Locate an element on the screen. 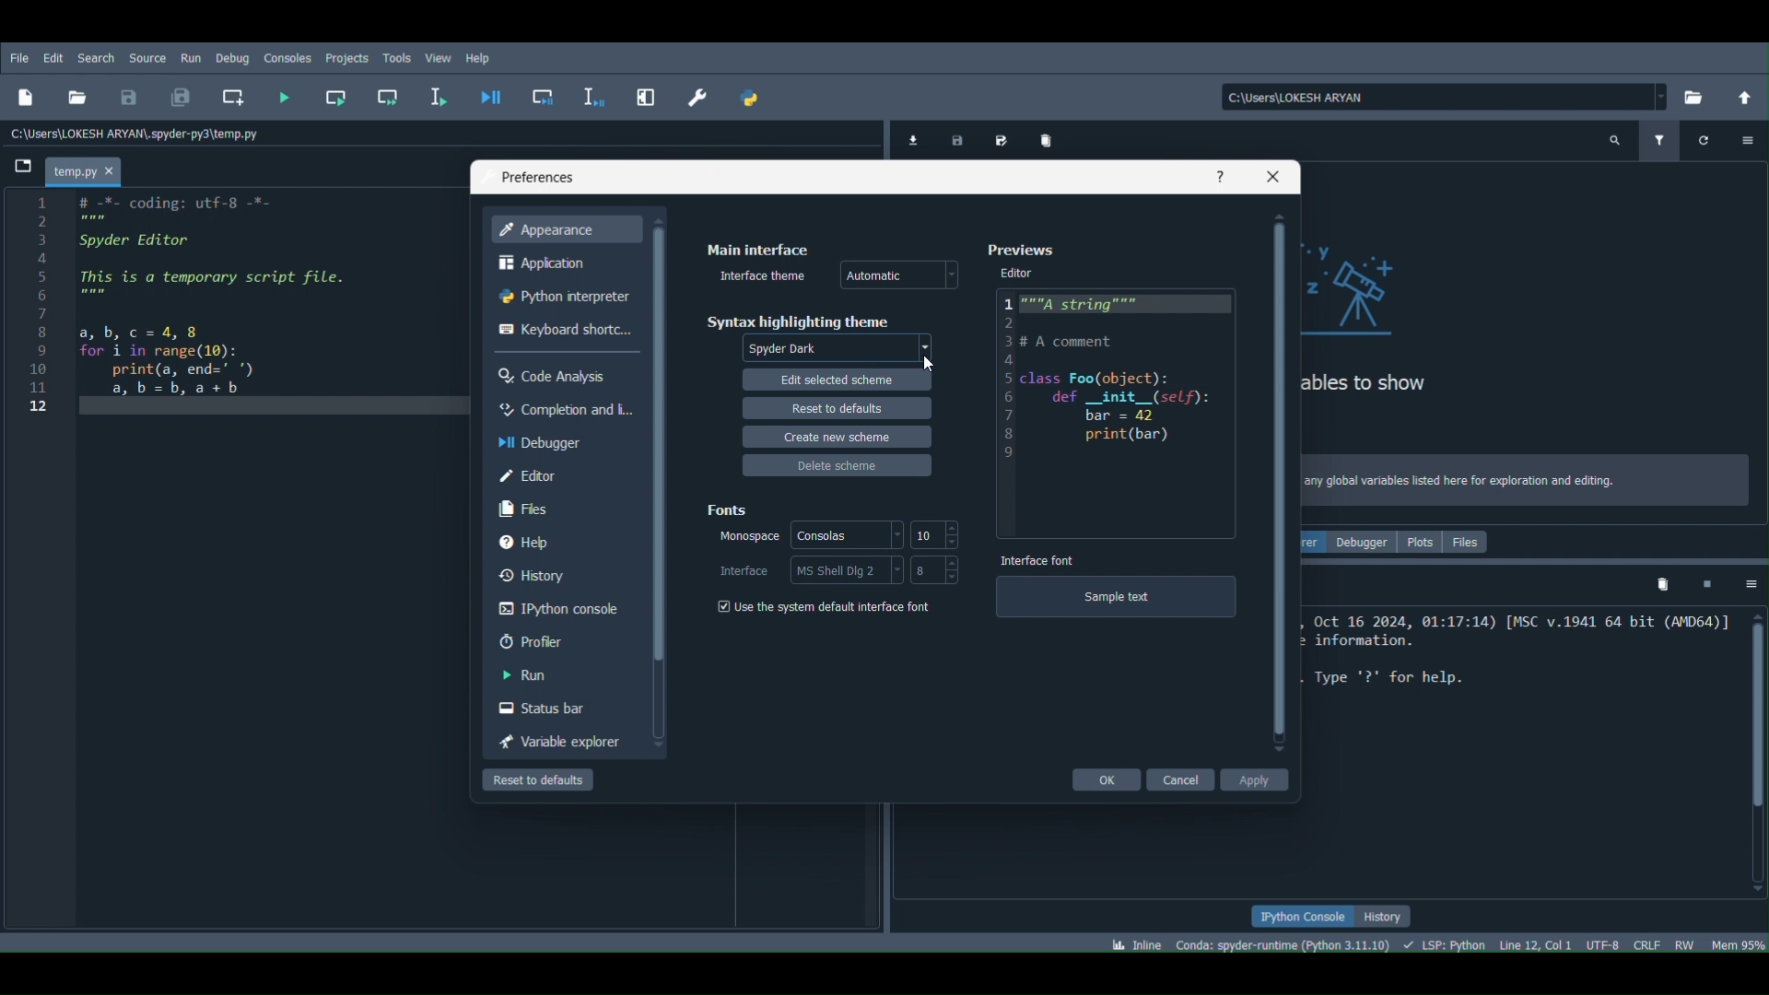 The width and height of the screenshot is (1769, 995). Profiler is located at coordinates (568, 638).